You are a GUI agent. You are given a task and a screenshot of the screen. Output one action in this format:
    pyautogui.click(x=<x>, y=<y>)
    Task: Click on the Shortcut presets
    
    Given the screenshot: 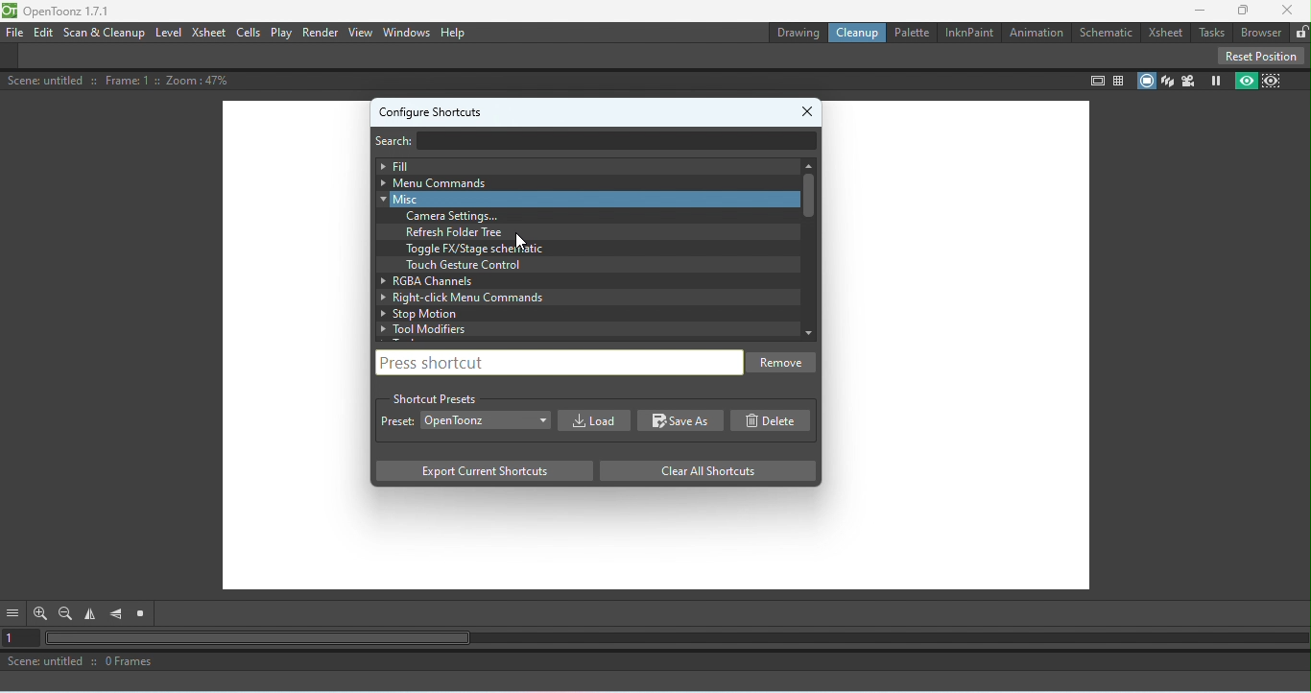 What is the action you would take?
    pyautogui.click(x=435, y=396)
    